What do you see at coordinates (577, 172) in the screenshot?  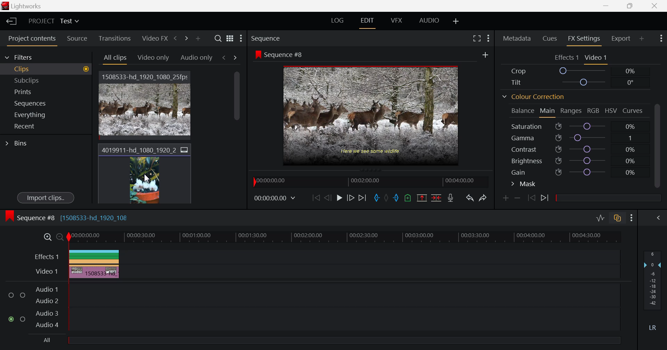 I see `Gain` at bounding box center [577, 172].